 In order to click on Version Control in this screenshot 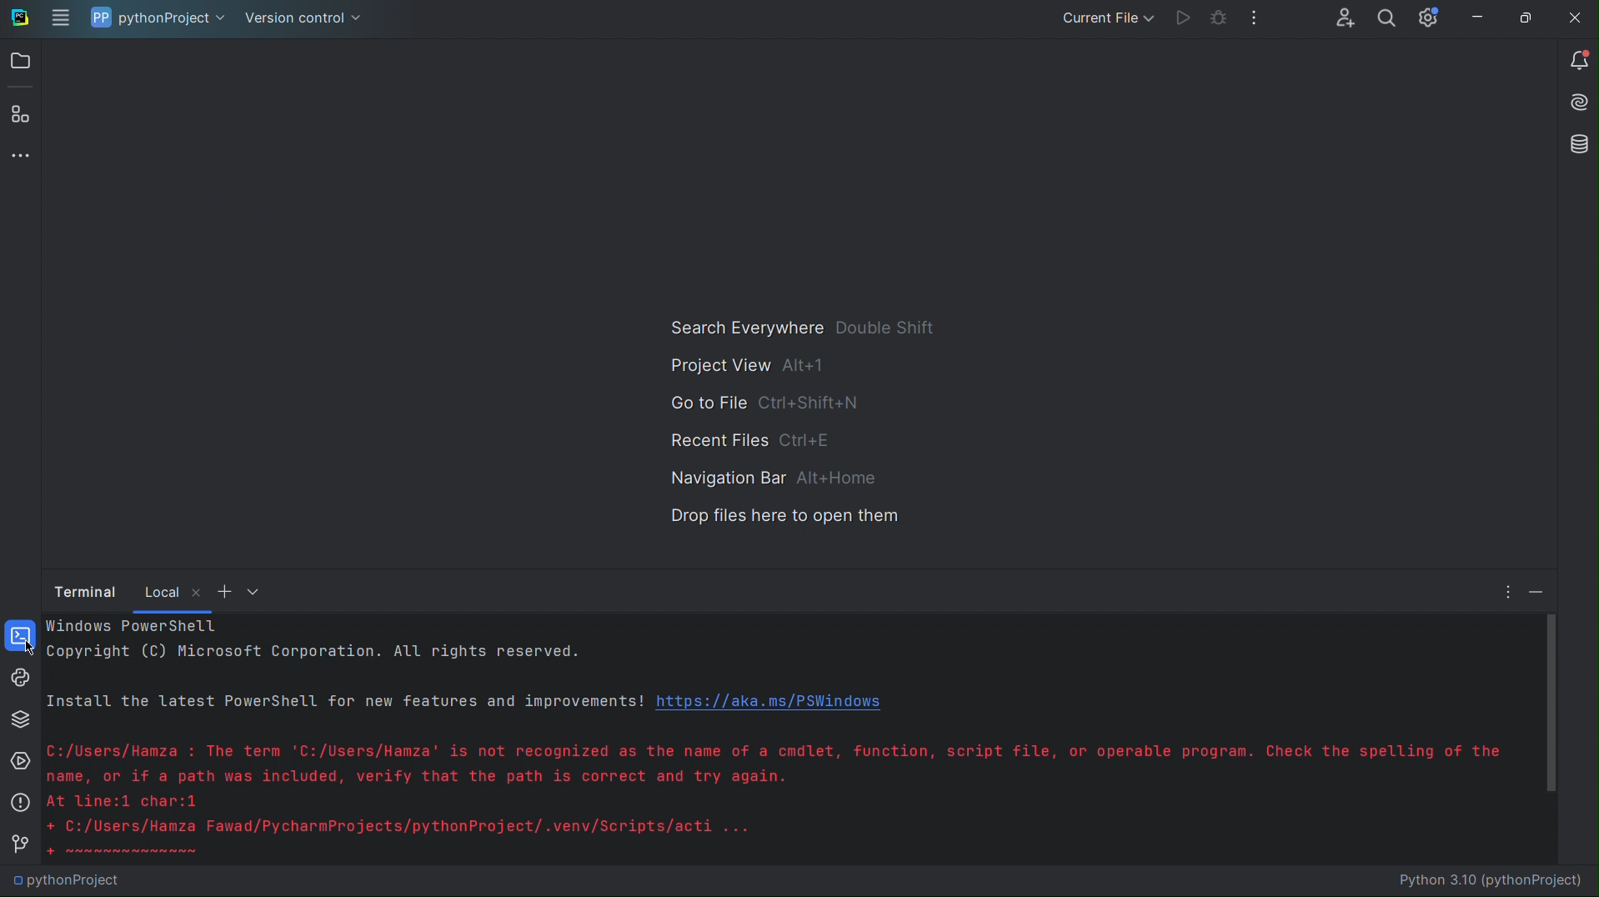, I will do `click(22, 847)`.